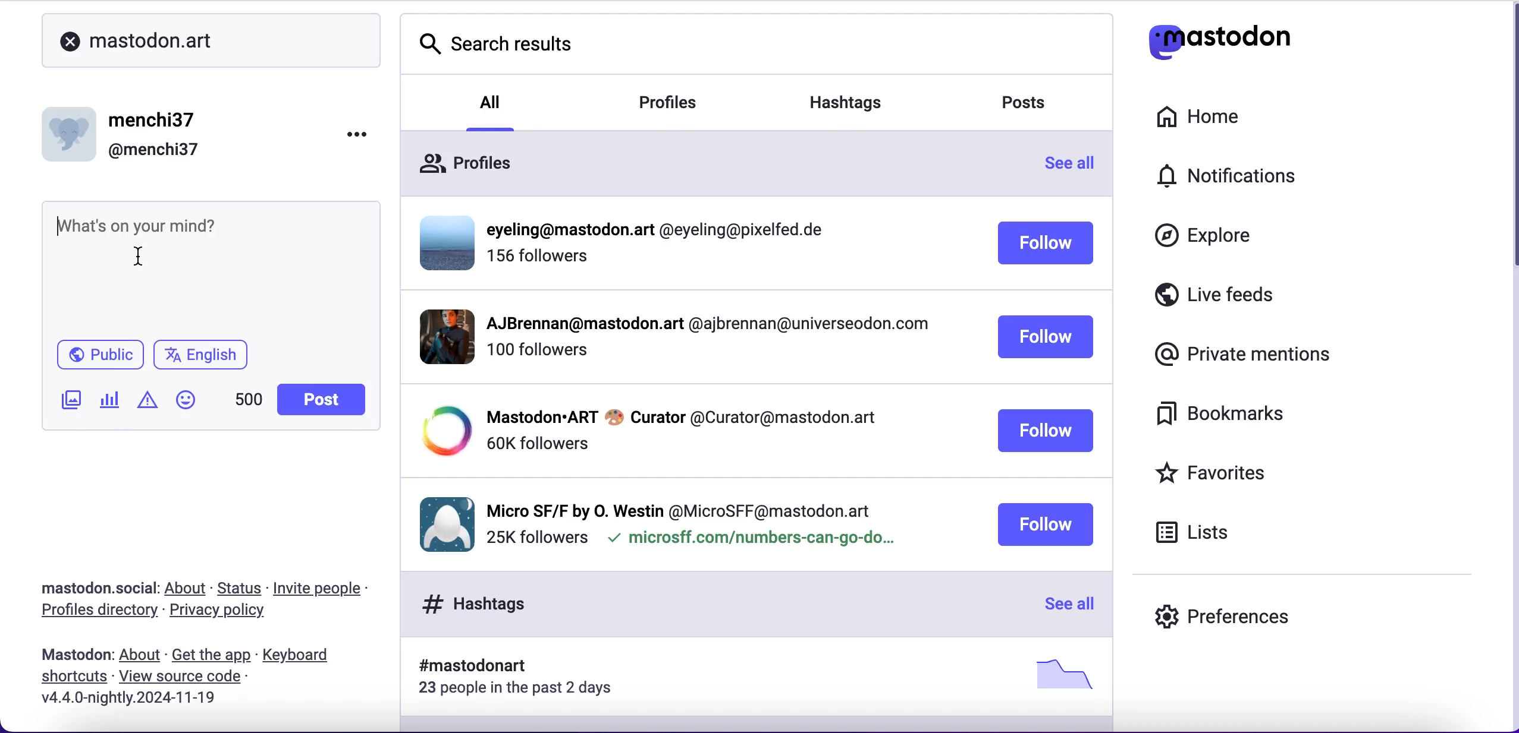 The width and height of the screenshot is (1519, 733). Describe the element at coordinates (248, 399) in the screenshot. I see `characters` at that location.